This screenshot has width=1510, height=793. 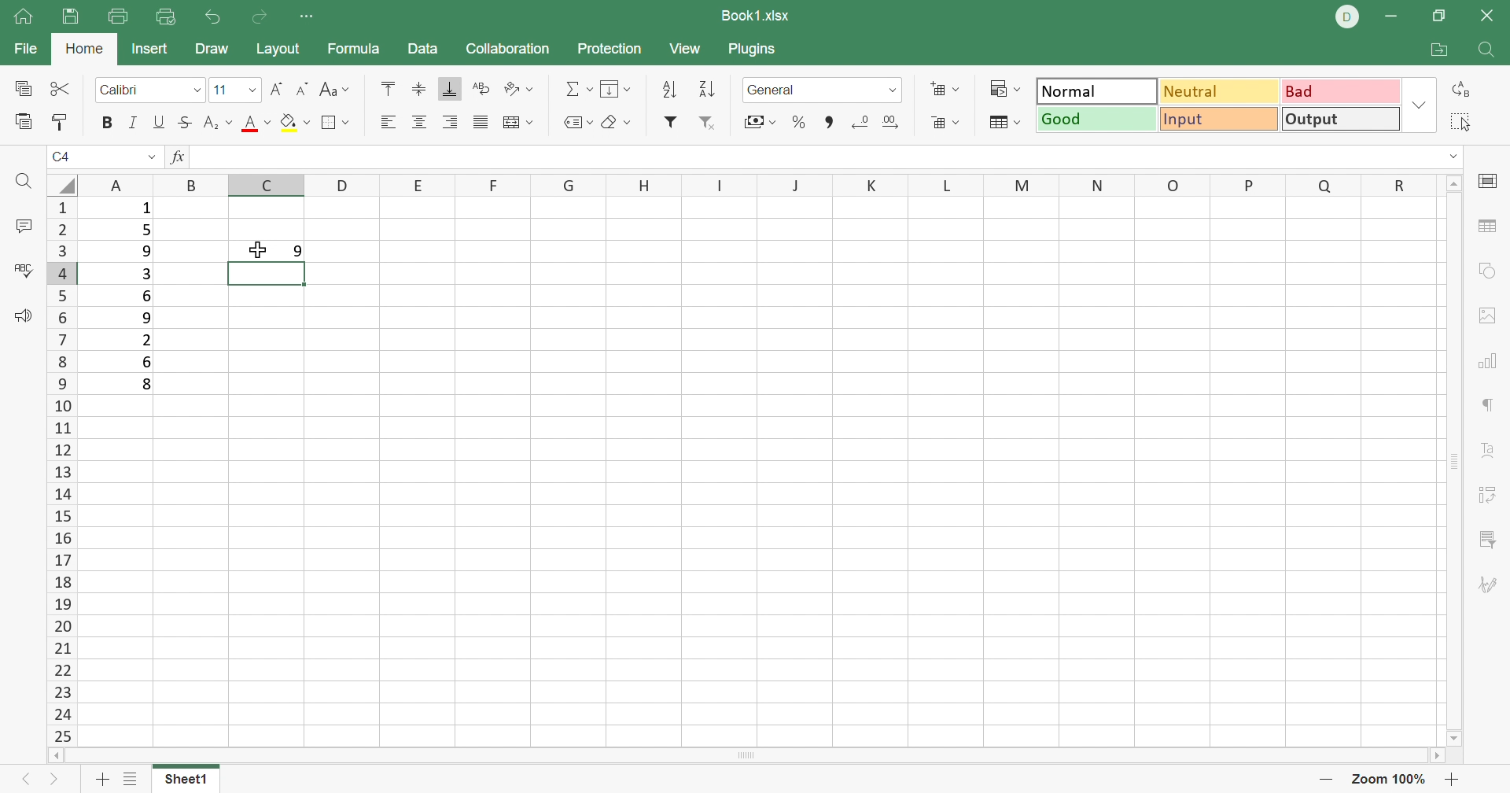 I want to click on Layout, so click(x=281, y=49).